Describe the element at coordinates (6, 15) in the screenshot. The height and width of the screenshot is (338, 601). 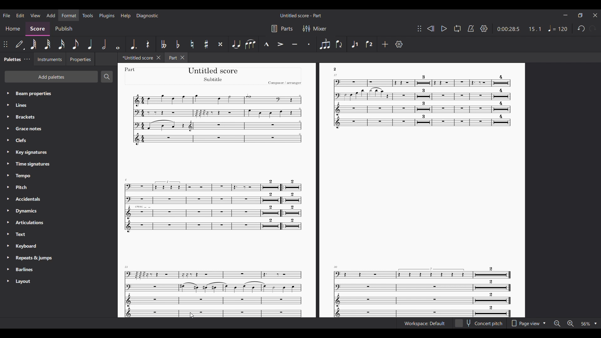
I see `File menu` at that location.